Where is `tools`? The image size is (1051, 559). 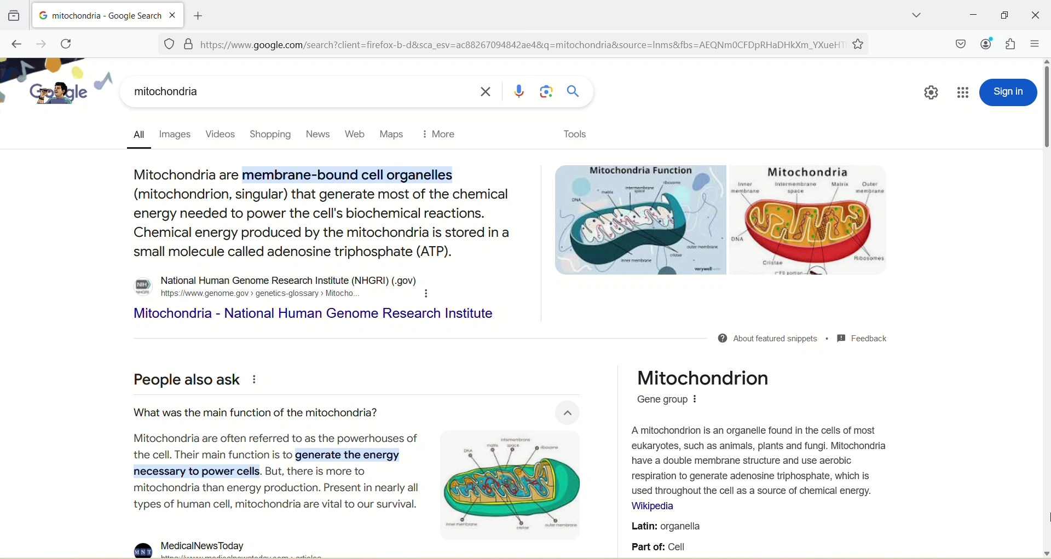
tools is located at coordinates (576, 135).